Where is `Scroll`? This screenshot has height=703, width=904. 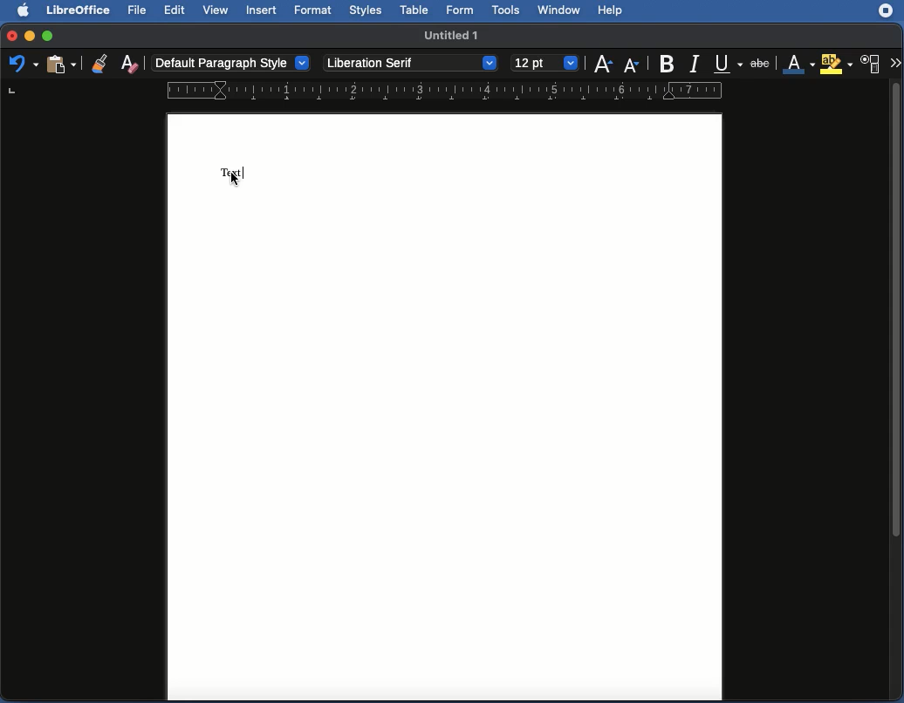
Scroll is located at coordinates (897, 392).